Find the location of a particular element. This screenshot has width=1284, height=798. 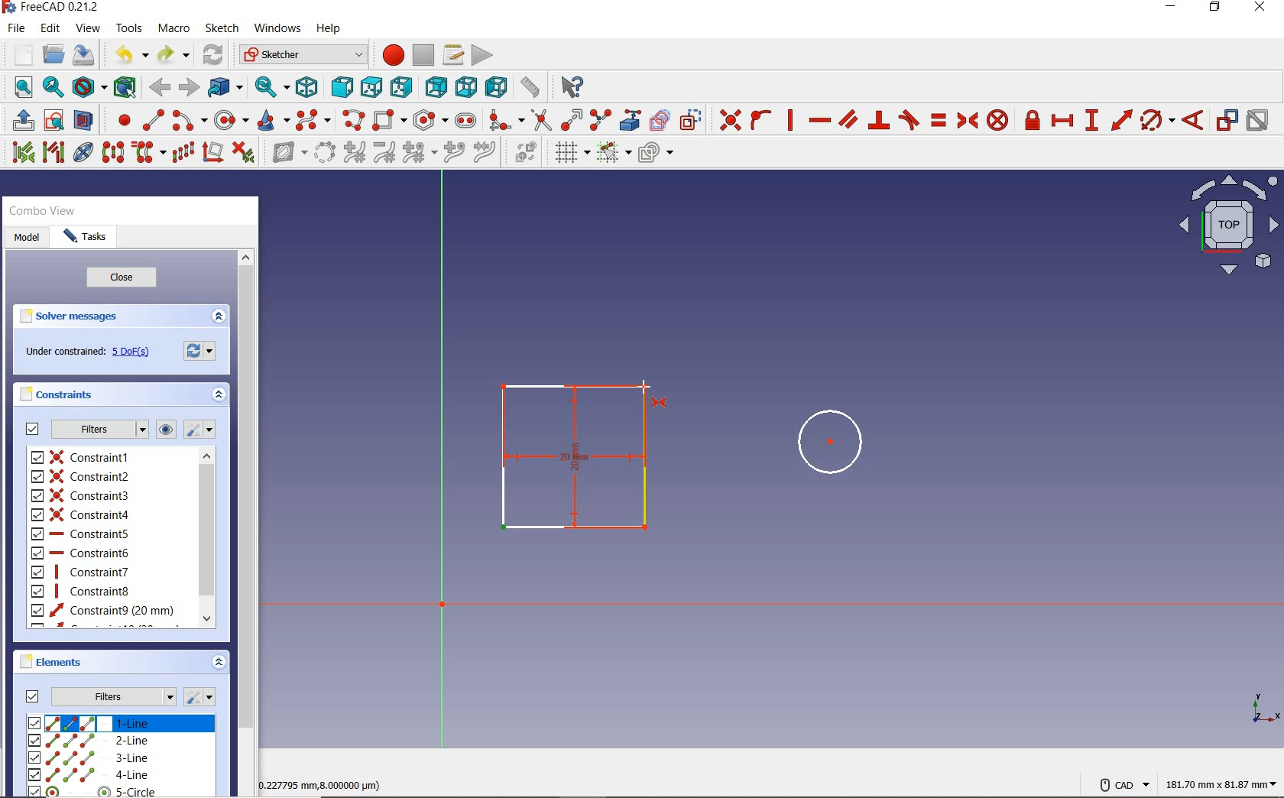

0.227795 mm, 8.000000 μm is located at coordinates (323, 784).